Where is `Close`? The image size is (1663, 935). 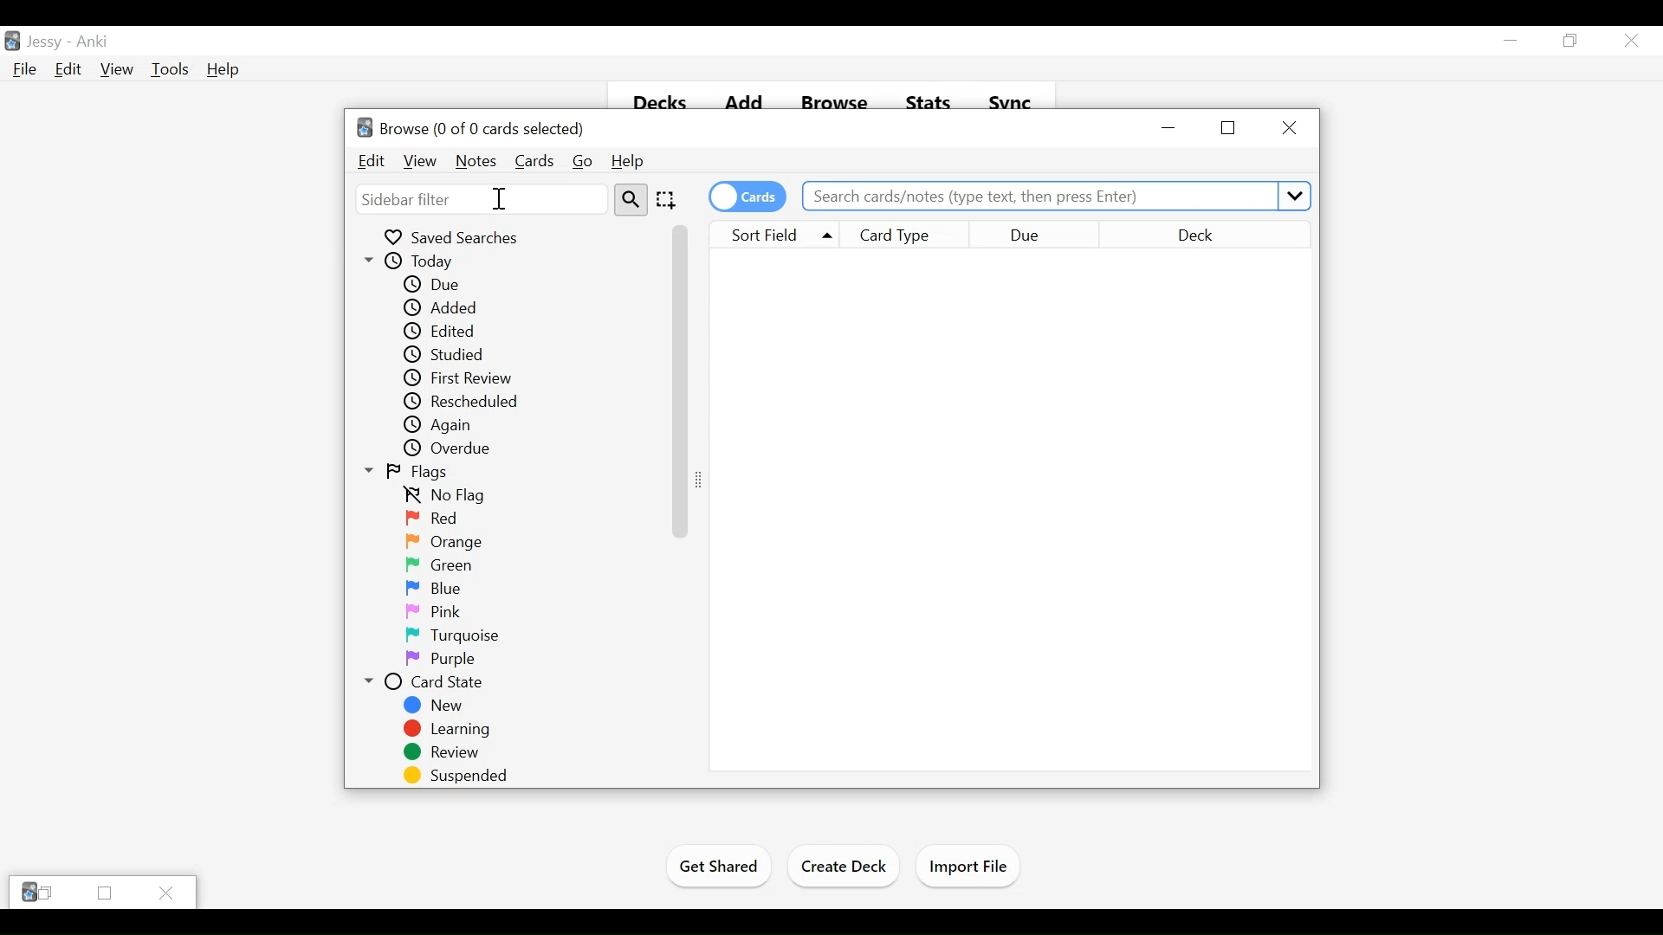
Close is located at coordinates (1288, 127).